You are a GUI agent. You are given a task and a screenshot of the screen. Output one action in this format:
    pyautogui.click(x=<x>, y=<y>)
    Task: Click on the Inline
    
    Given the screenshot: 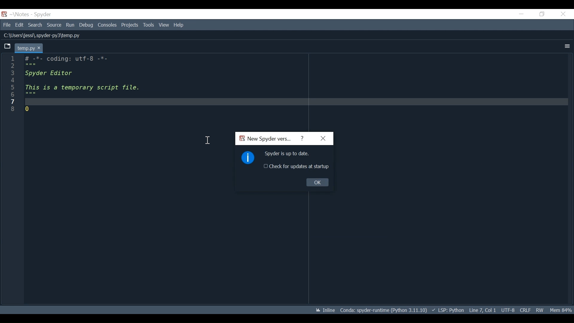 What is the action you would take?
    pyautogui.click(x=325, y=310)
    